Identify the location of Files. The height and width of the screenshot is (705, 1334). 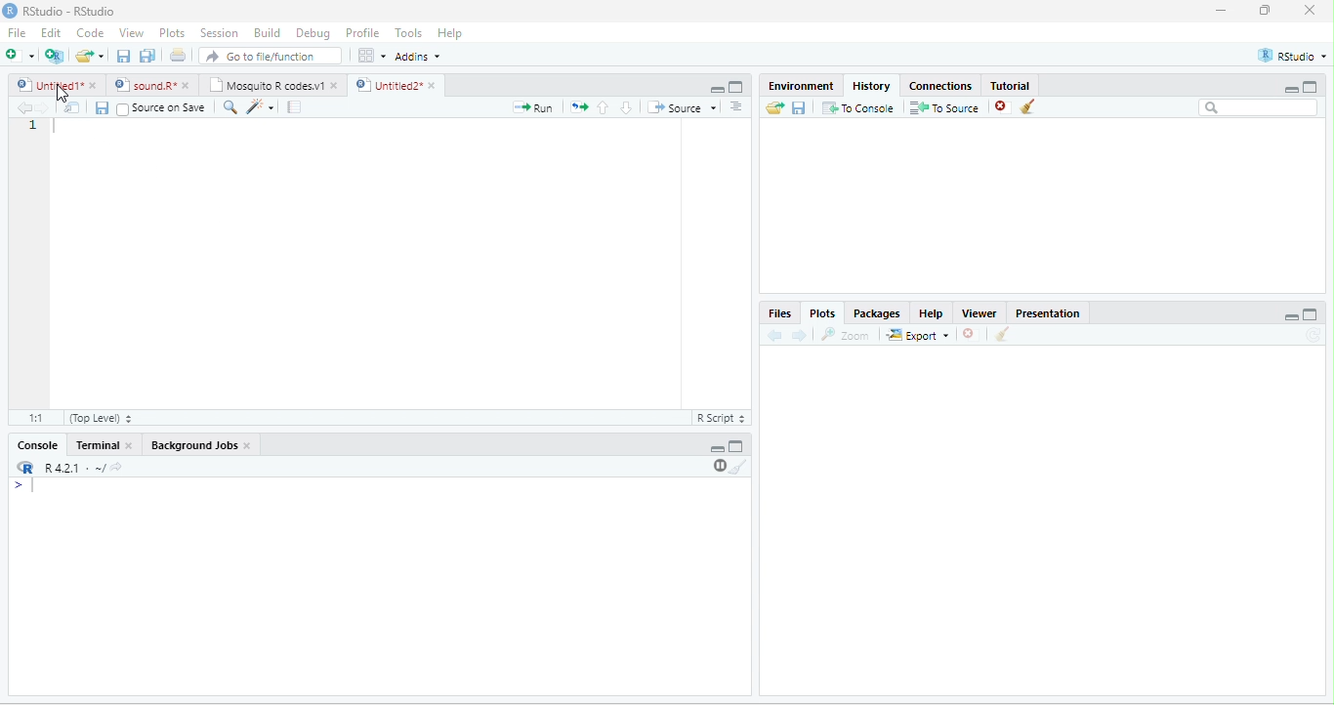
(778, 314).